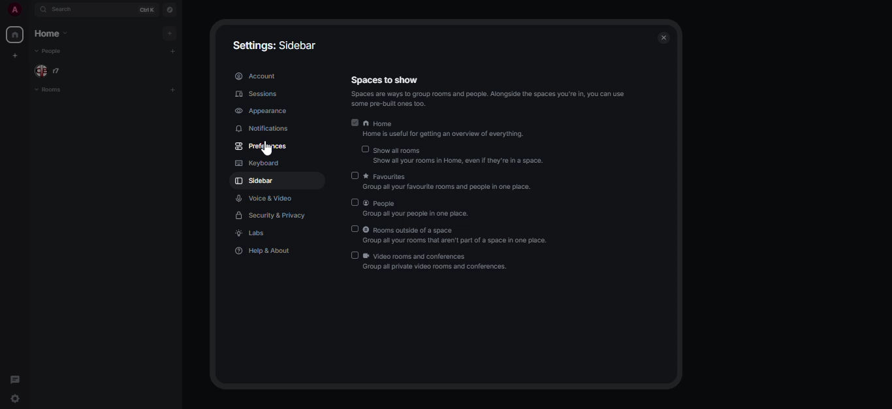 The width and height of the screenshot is (892, 409). What do you see at coordinates (170, 33) in the screenshot?
I see `add` at bounding box center [170, 33].